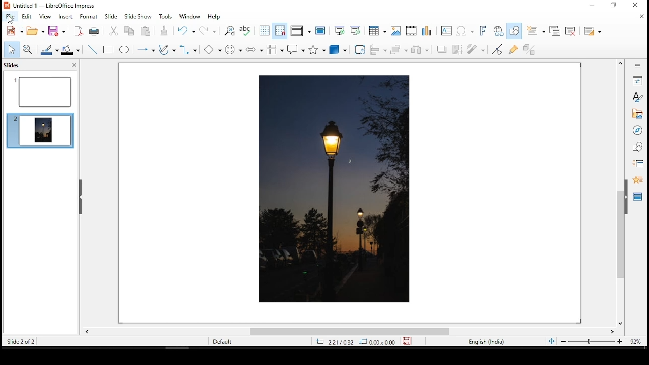 The width and height of the screenshot is (649, 365). I want to click on images, so click(395, 30).